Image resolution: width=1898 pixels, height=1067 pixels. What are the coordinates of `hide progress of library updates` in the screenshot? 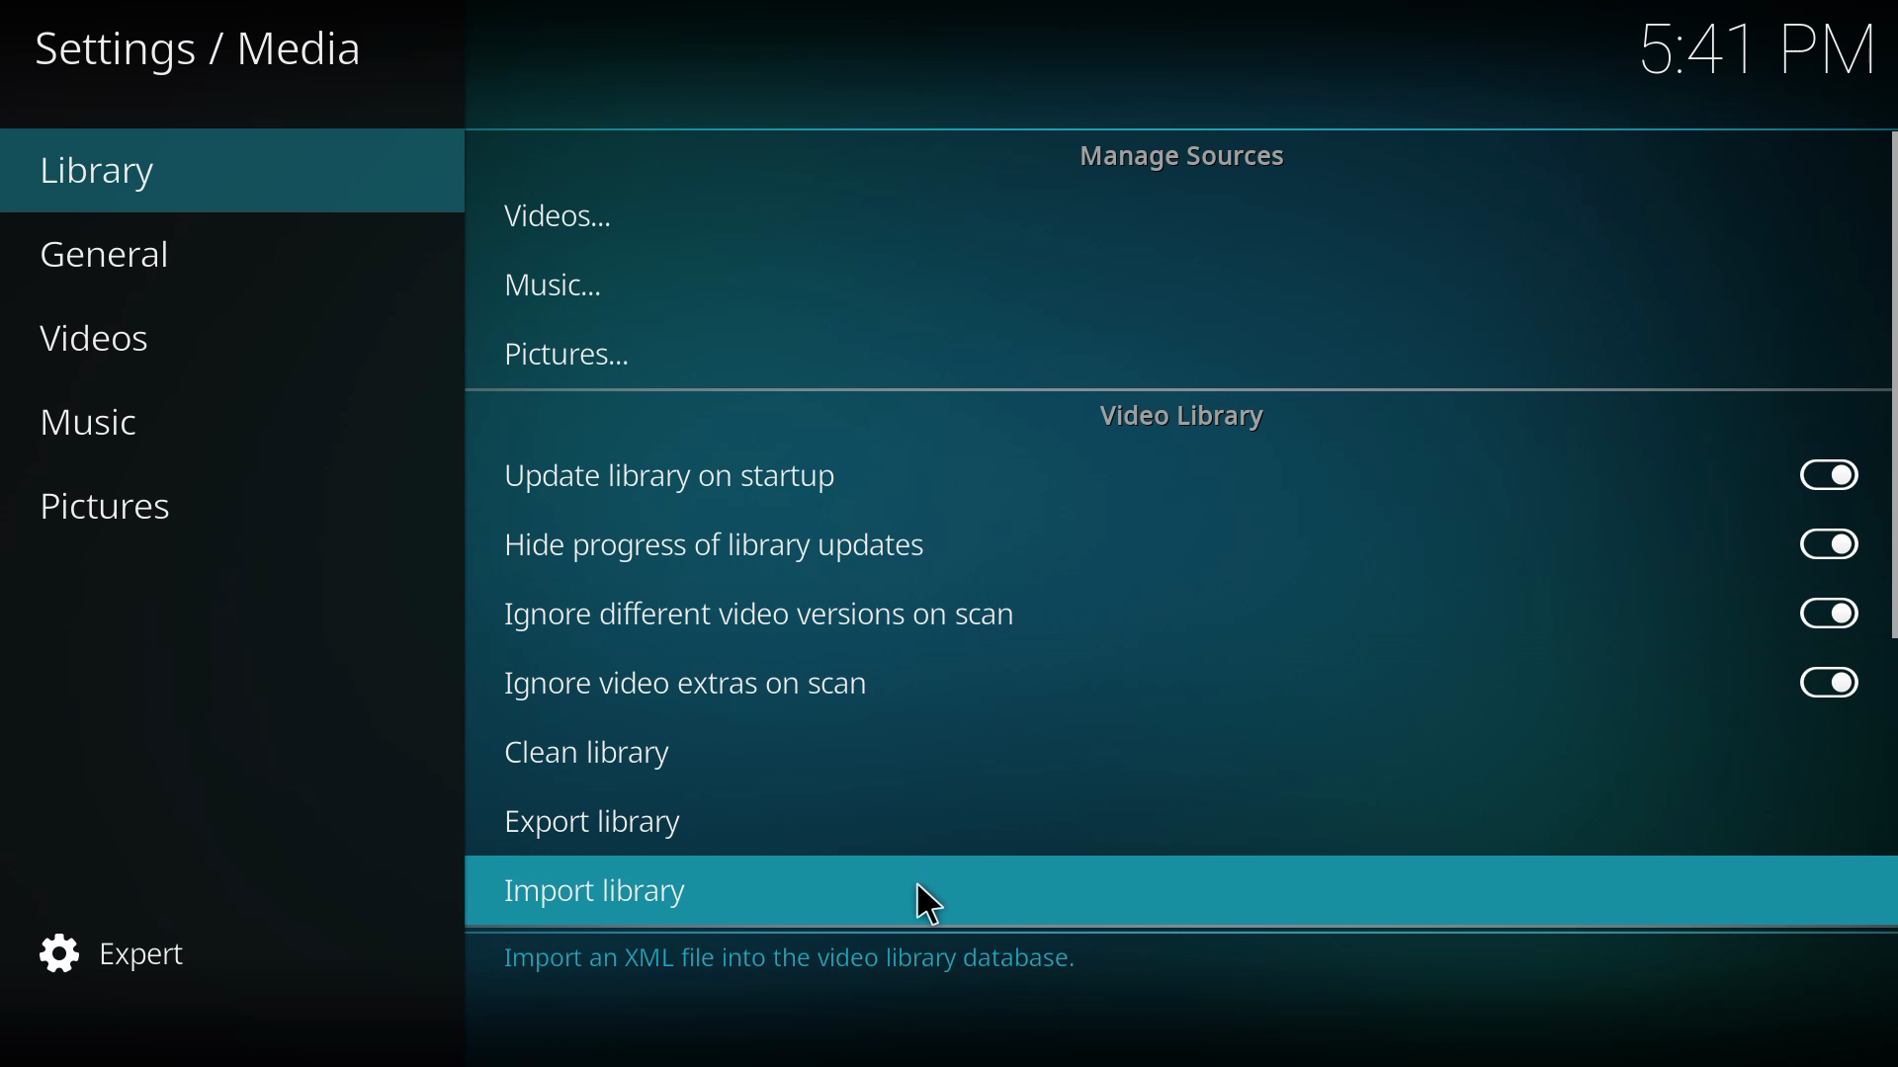 It's located at (1180, 544).